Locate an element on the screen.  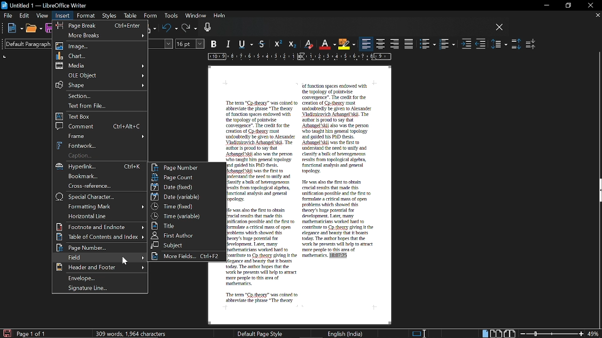
Zoom change is located at coordinates (552, 334).